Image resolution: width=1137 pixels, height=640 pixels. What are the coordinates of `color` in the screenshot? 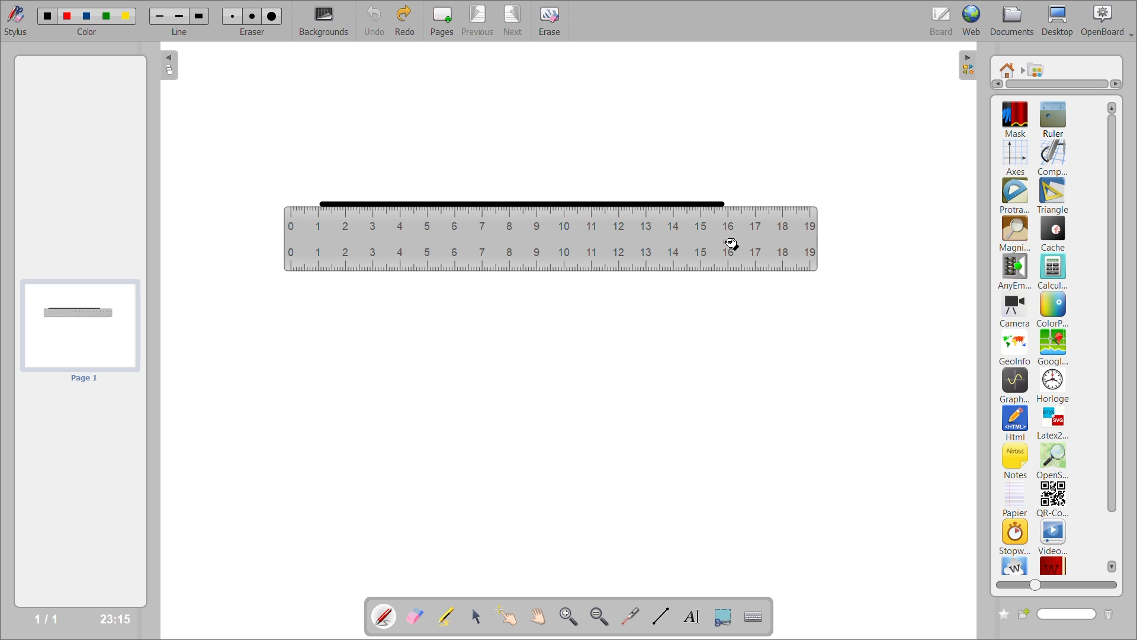 It's located at (86, 32).